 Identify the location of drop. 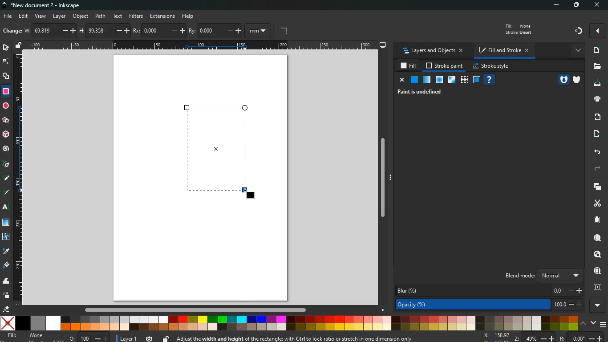
(6, 252).